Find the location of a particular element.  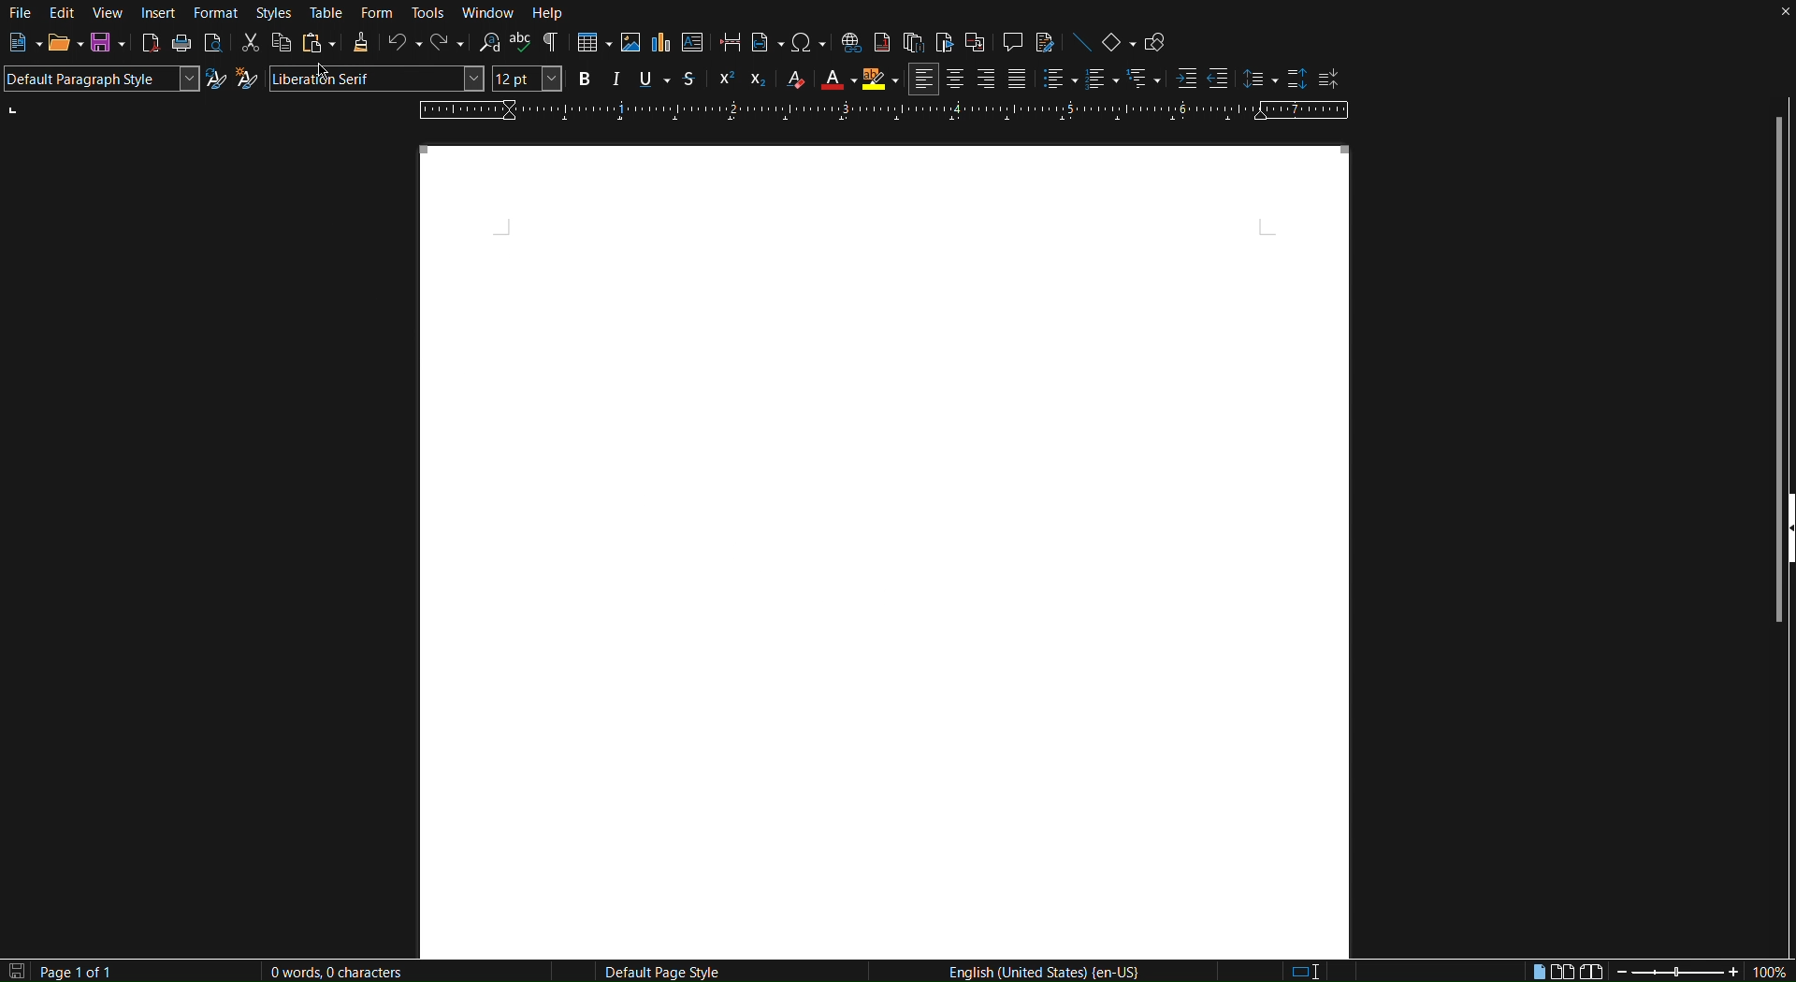

Insert page break is located at coordinates (727, 43).